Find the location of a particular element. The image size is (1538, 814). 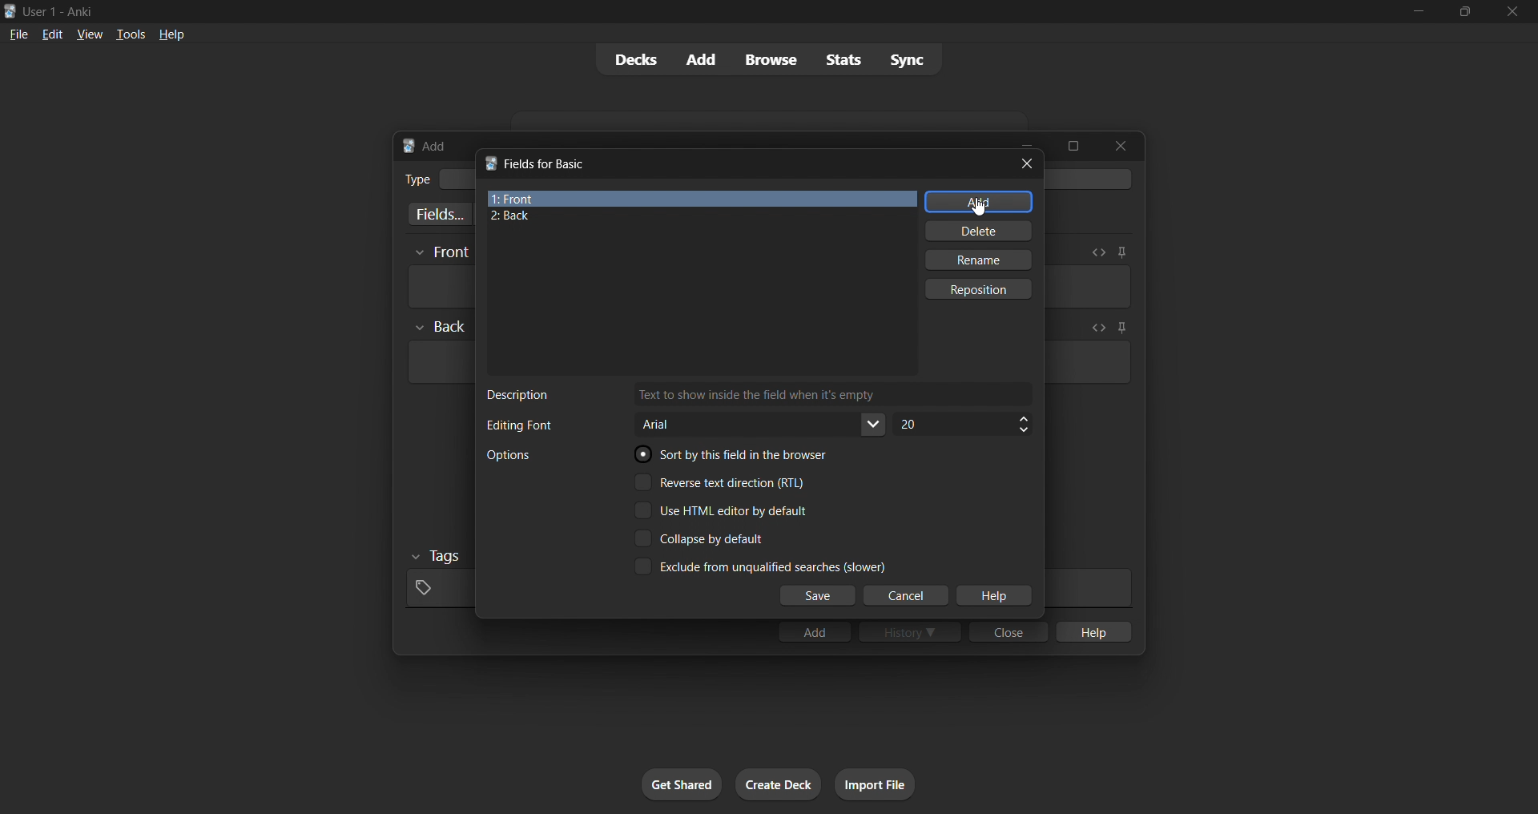

history is located at coordinates (910, 631).